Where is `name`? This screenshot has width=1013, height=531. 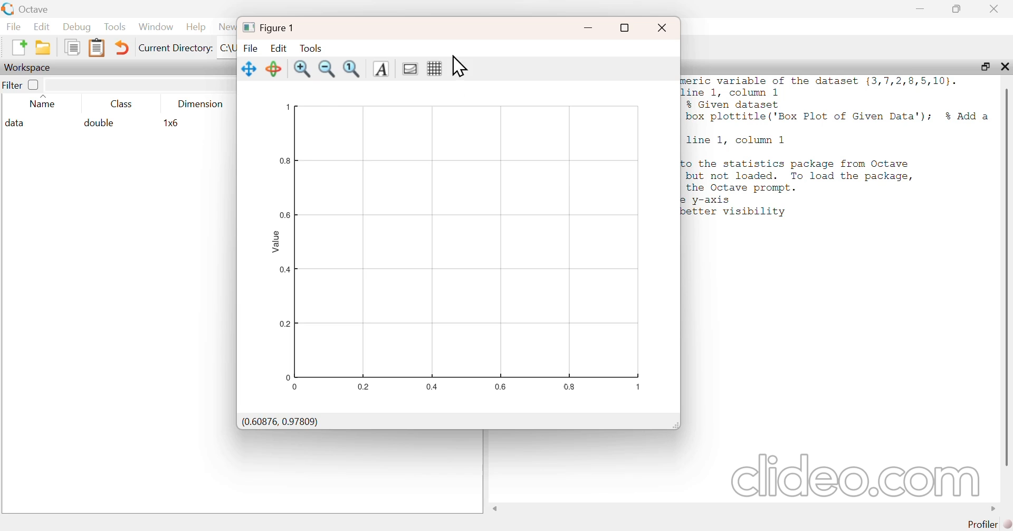
name is located at coordinates (40, 104).